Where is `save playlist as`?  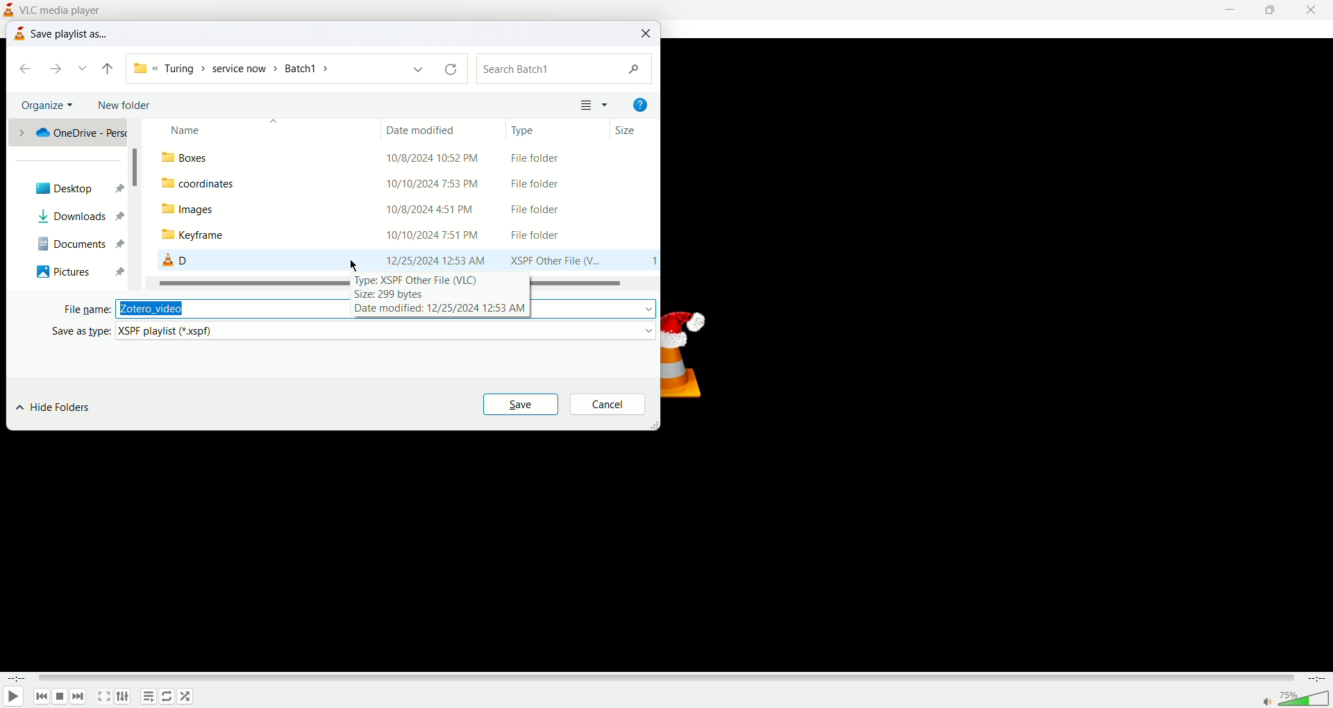
save playlist as is located at coordinates (72, 33).